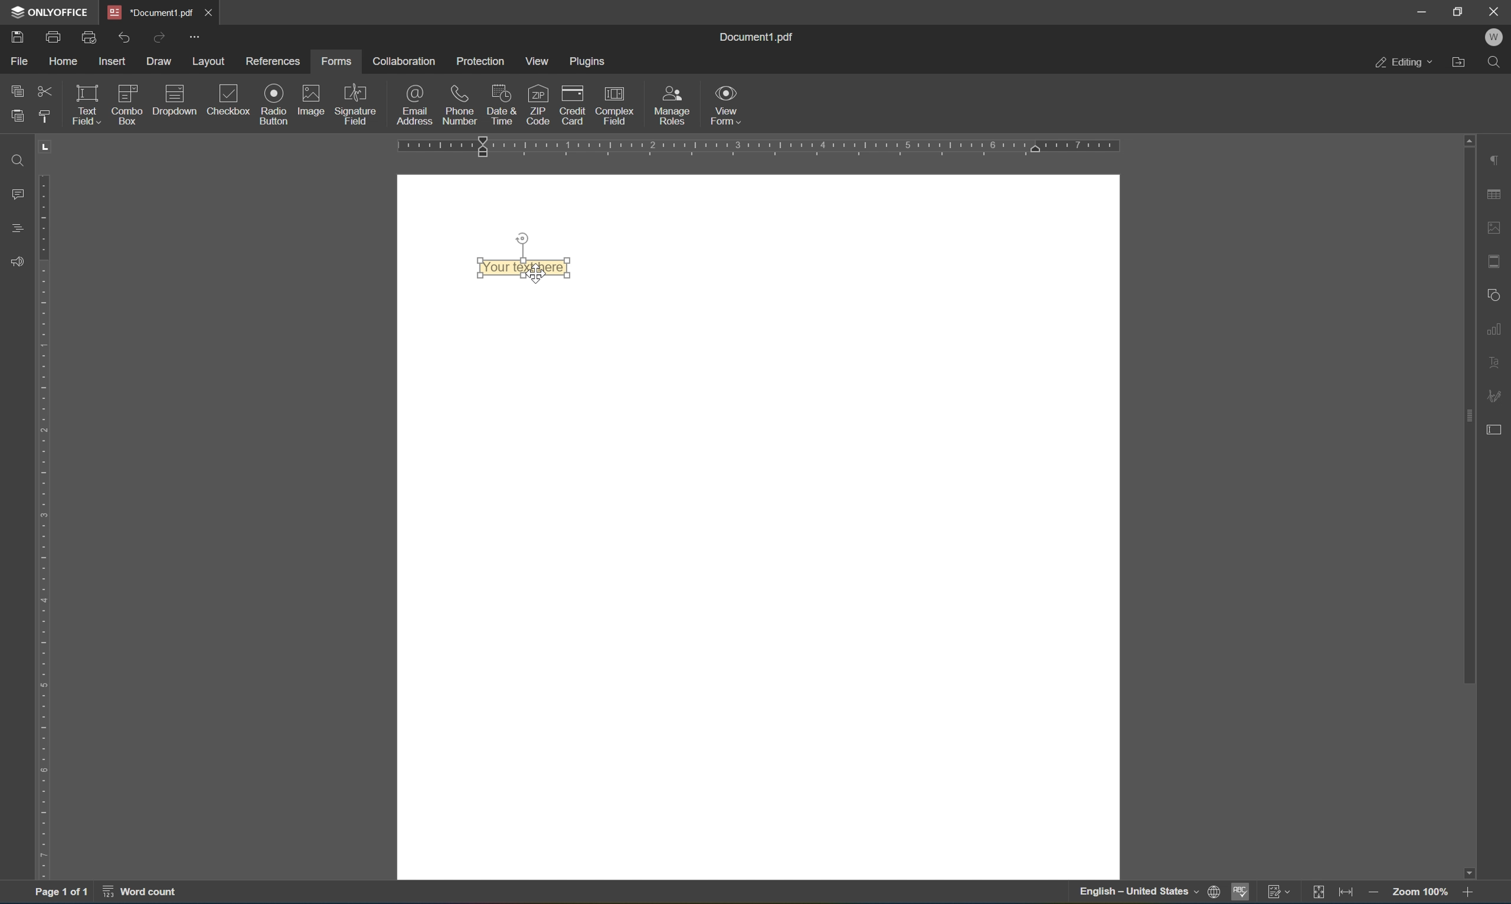 Image resolution: width=1511 pixels, height=904 pixels. I want to click on customize quick access toolbar, so click(196, 34).